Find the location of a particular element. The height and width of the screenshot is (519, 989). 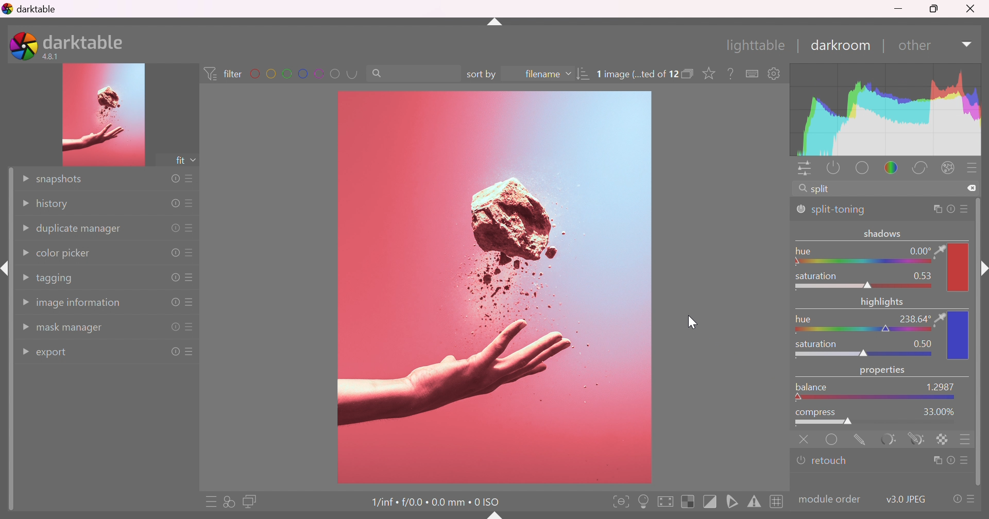

mask manager is located at coordinates (72, 330).